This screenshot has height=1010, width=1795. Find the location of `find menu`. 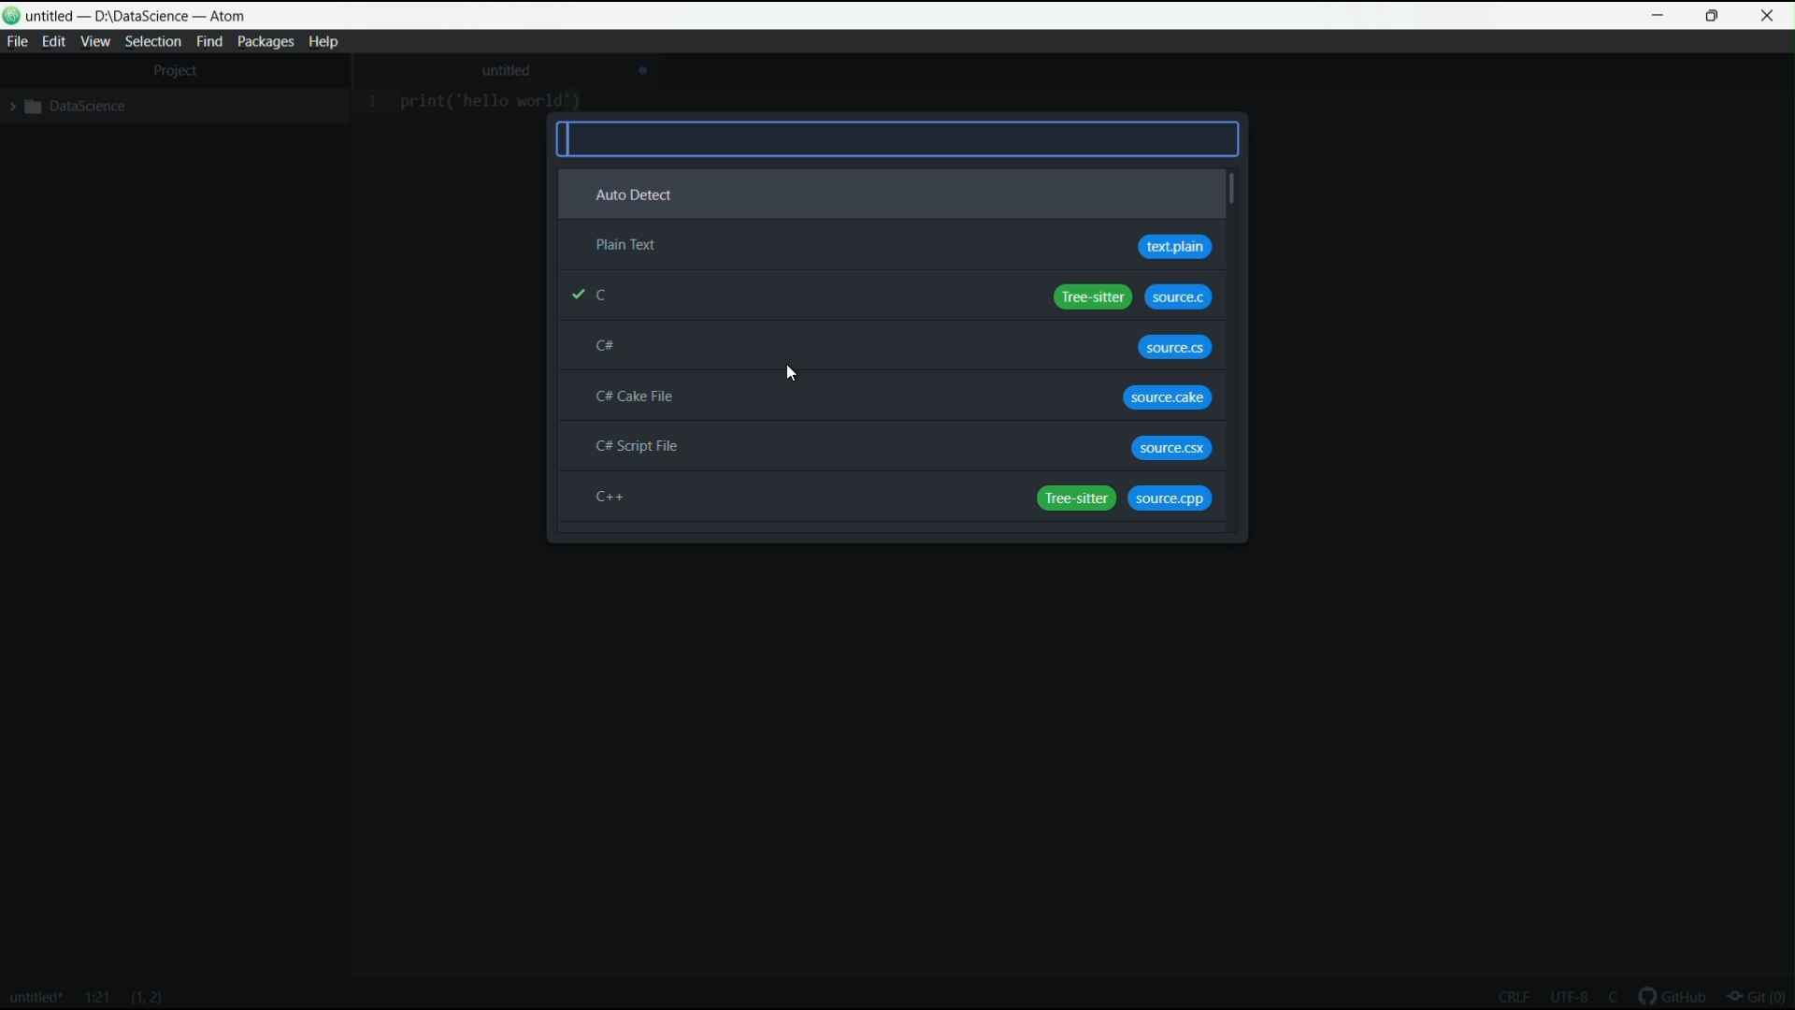

find menu is located at coordinates (210, 42).